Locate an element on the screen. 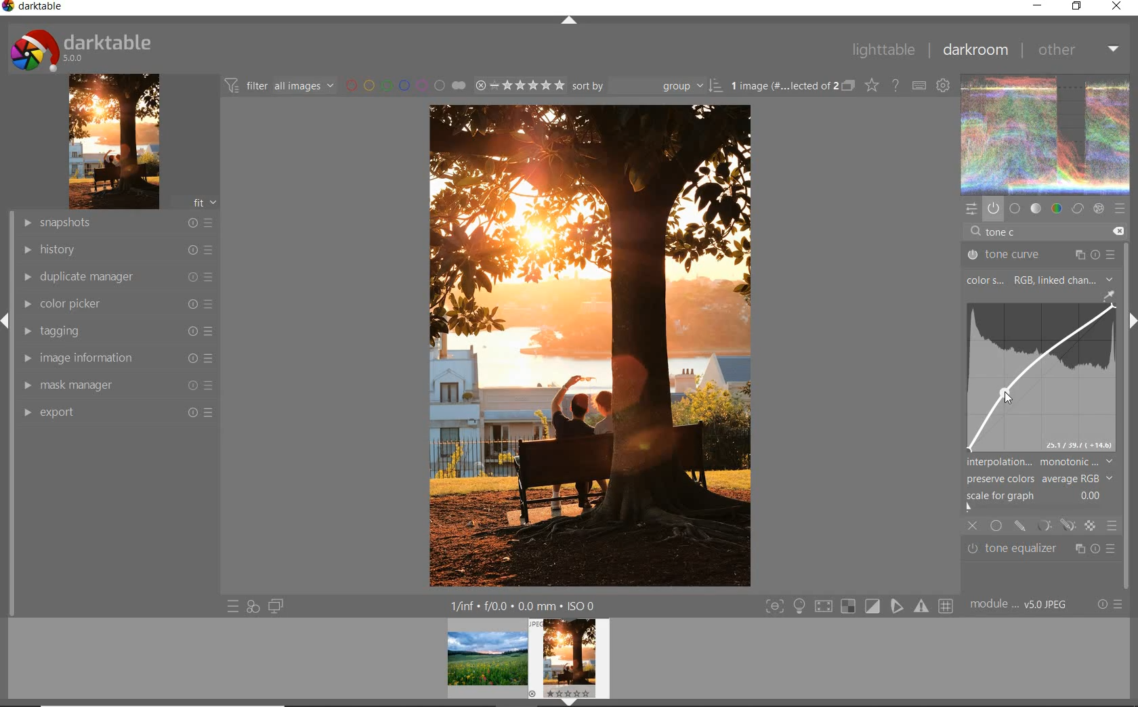 This screenshot has width=1138, height=707. picker tool is located at coordinates (1109, 297).